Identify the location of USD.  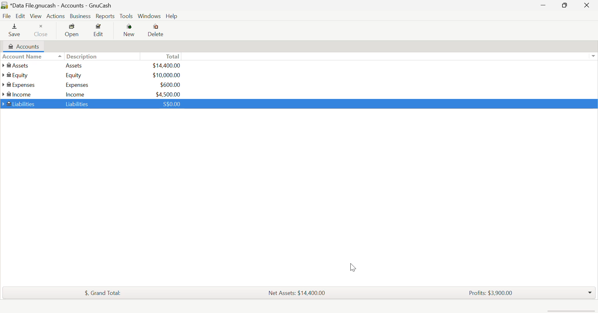
(166, 75).